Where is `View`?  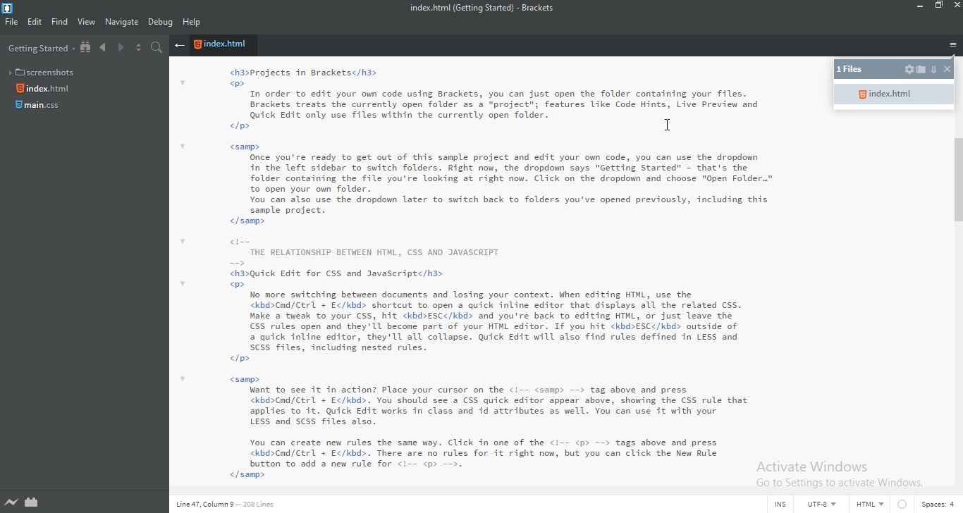 View is located at coordinates (87, 23).